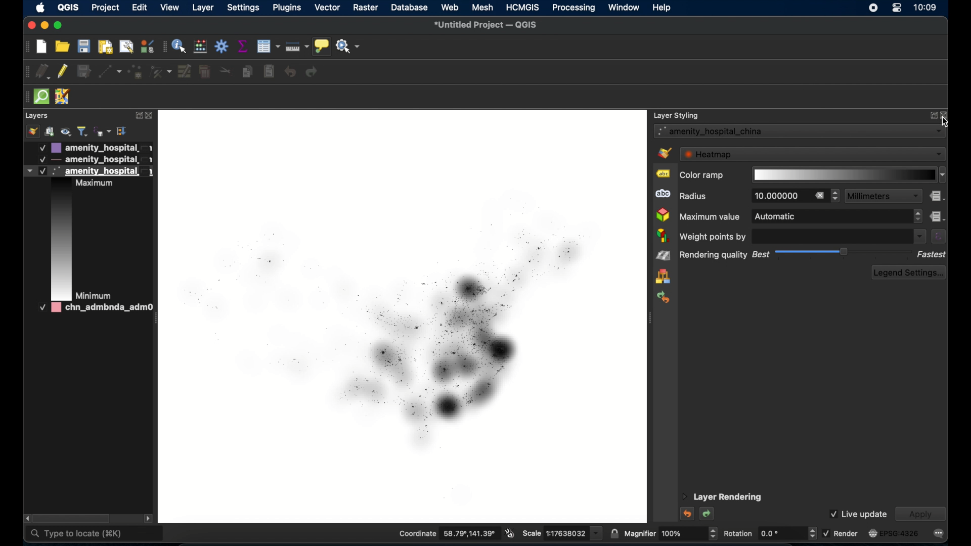 This screenshot has height=546, width=971. I want to click on history, so click(663, 298).